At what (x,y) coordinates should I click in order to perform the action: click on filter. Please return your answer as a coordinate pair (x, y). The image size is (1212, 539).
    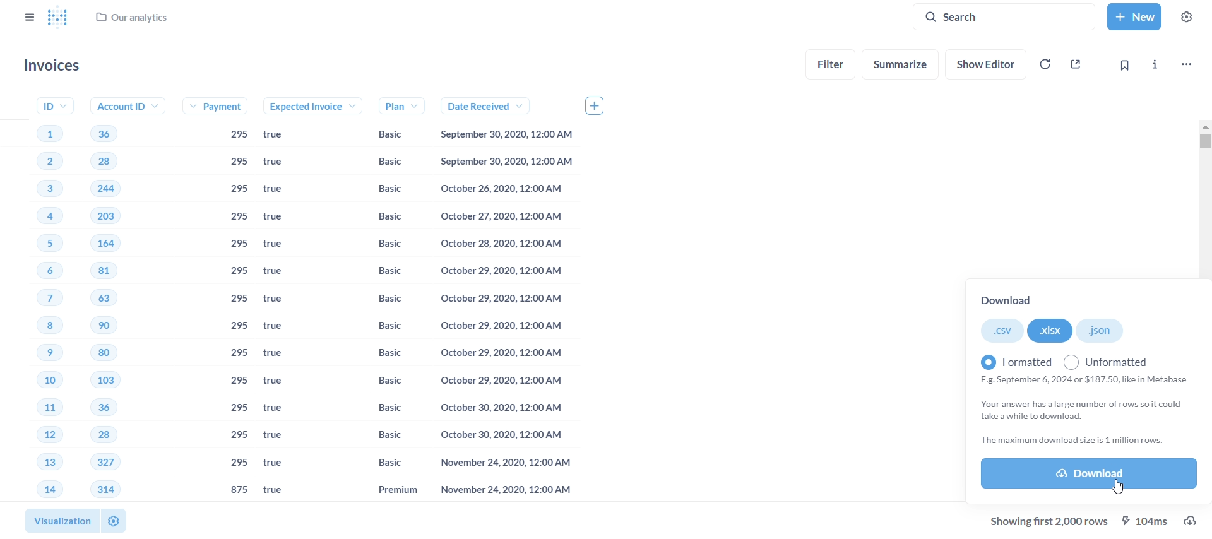
    Looking at the image, I should click on (831, 63).